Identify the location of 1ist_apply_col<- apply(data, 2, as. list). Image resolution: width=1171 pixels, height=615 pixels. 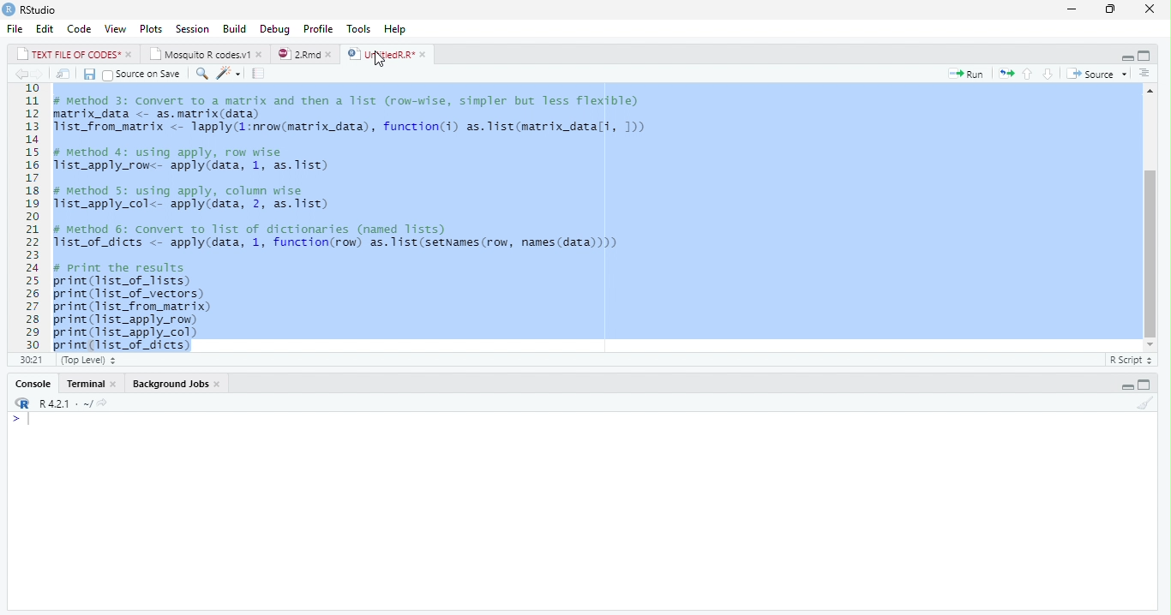
(200, 205).